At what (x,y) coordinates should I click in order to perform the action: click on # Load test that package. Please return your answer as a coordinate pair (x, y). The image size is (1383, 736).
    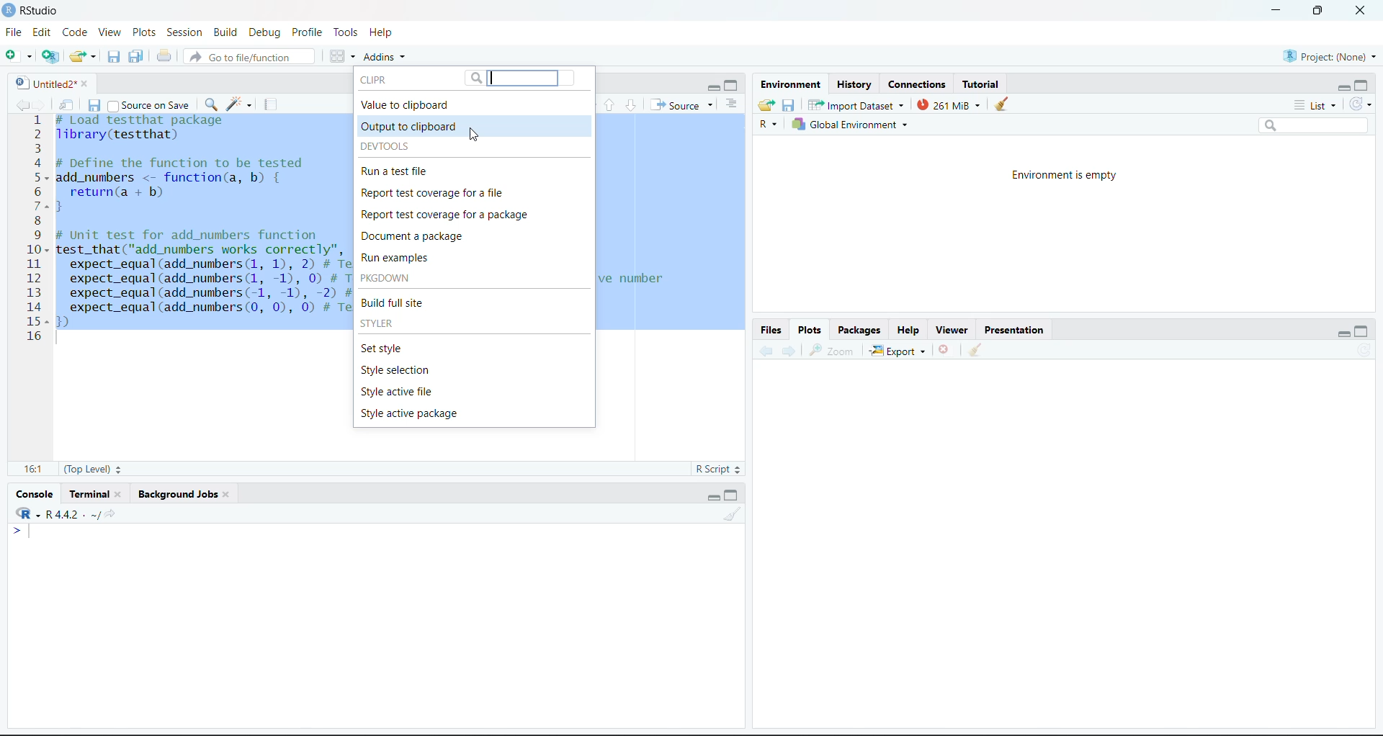
    Looking at the image, I should click on (140, 120).